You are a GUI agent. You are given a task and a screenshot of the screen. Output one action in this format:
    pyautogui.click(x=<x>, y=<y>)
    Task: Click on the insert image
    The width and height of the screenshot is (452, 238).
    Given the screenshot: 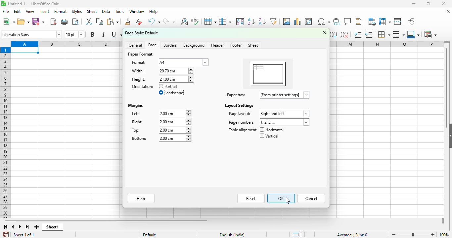 What is the action you would take?
    pyautogui.click(x=287, y=21)
    